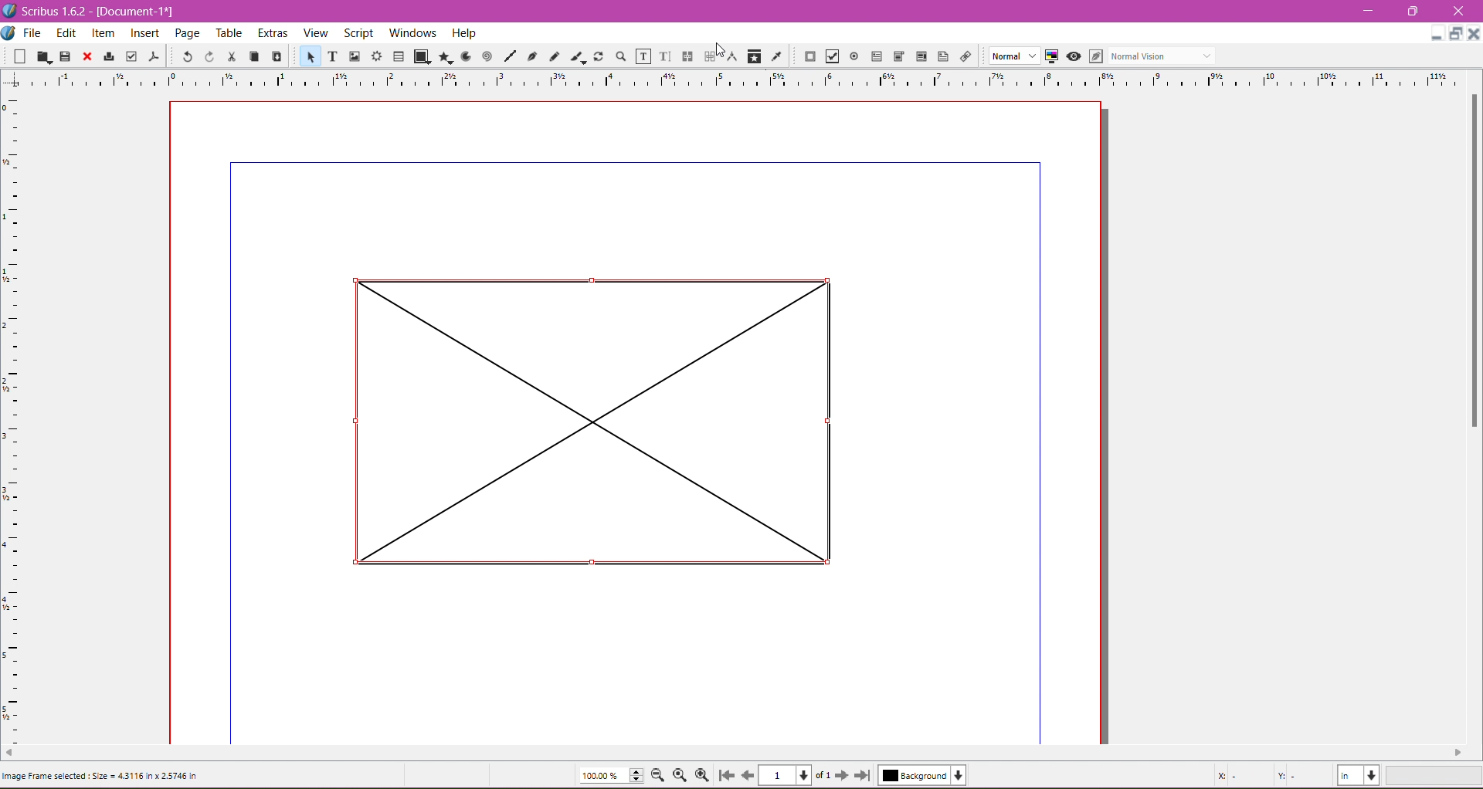 The width and height of the screenshot is (1483, 789). Describe the element at coordinates (156, 56) in the screenshot. I see `Save as PDF` at that location.